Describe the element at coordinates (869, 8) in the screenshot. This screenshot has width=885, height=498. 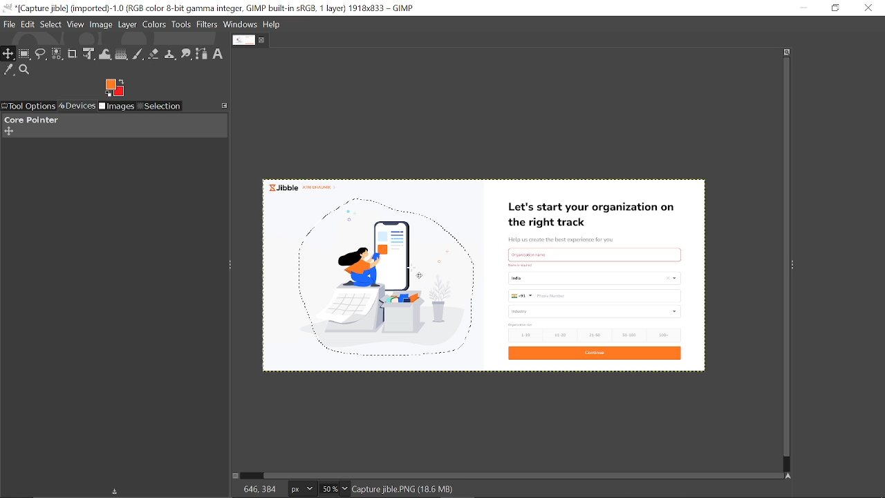
I see `Close` at that location.